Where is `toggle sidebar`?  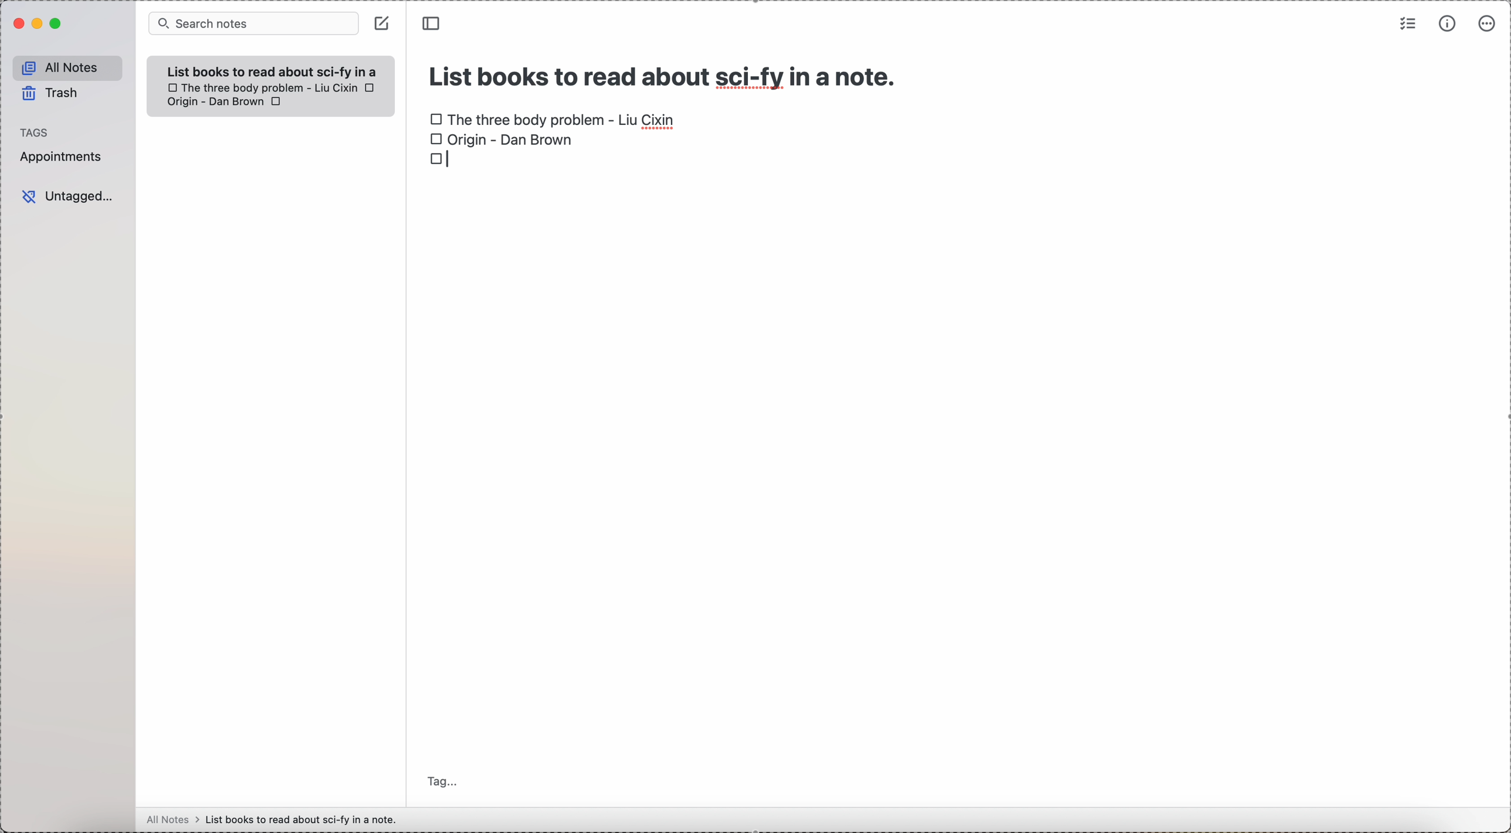 toggle sidebar is located at coordinates (433, 23).